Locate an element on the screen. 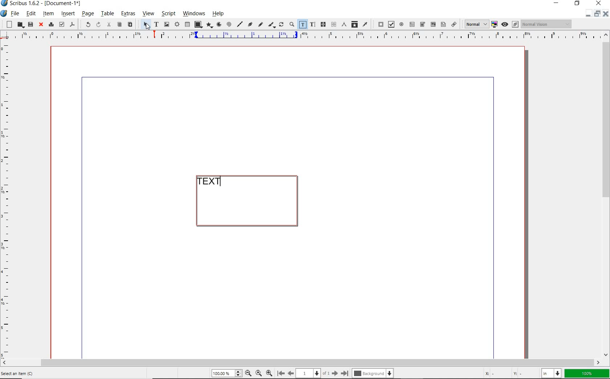  pdf list box is located at coordinates (443, 24).